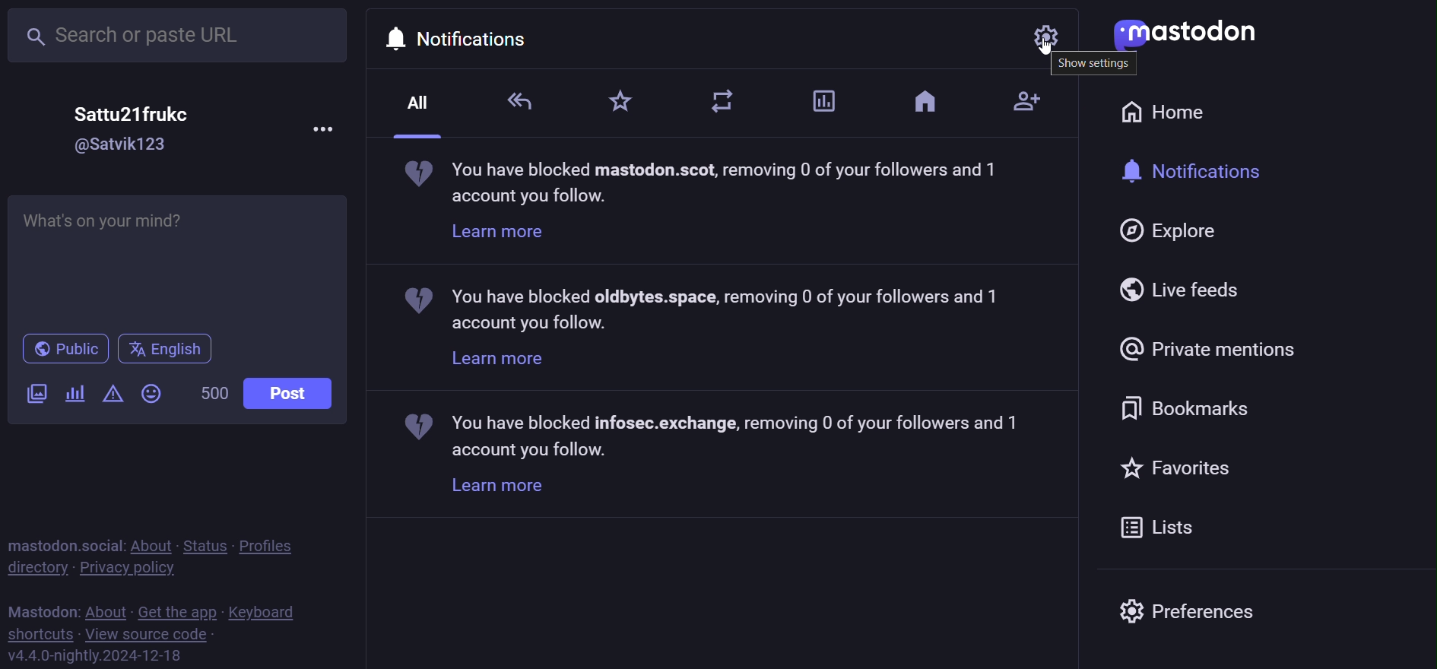 The width and height of the screenshot is (1437, 669). What do you see at coordinates (132, 113) in the screenshot?
I see `Sattu21frukc` at bounding box center [132, 113].